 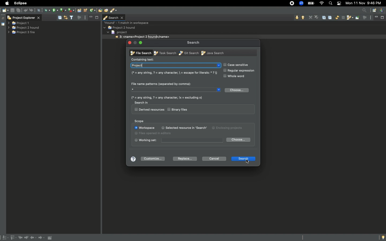 I want to click on Choose, so click(x=238, y=140).